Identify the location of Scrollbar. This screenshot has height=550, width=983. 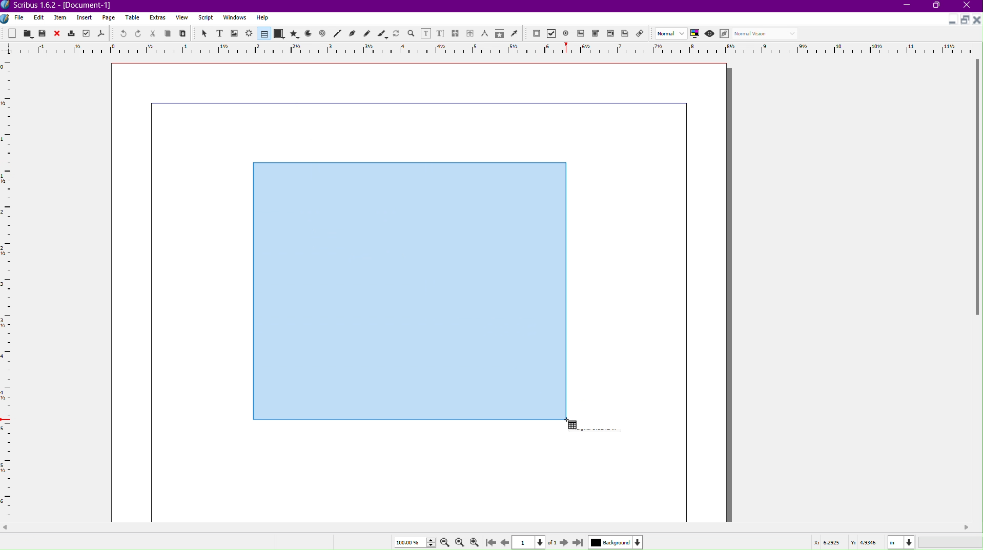
(976, 191).